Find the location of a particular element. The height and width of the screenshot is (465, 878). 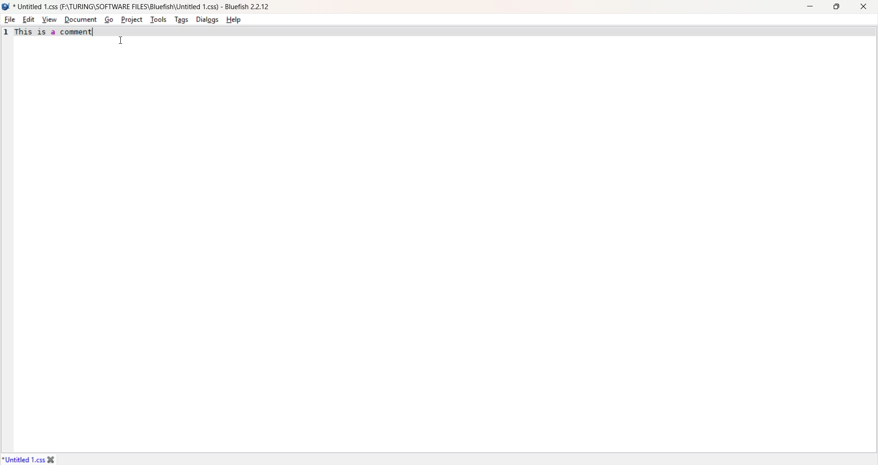

Edit is located at coordinates (27, 19).